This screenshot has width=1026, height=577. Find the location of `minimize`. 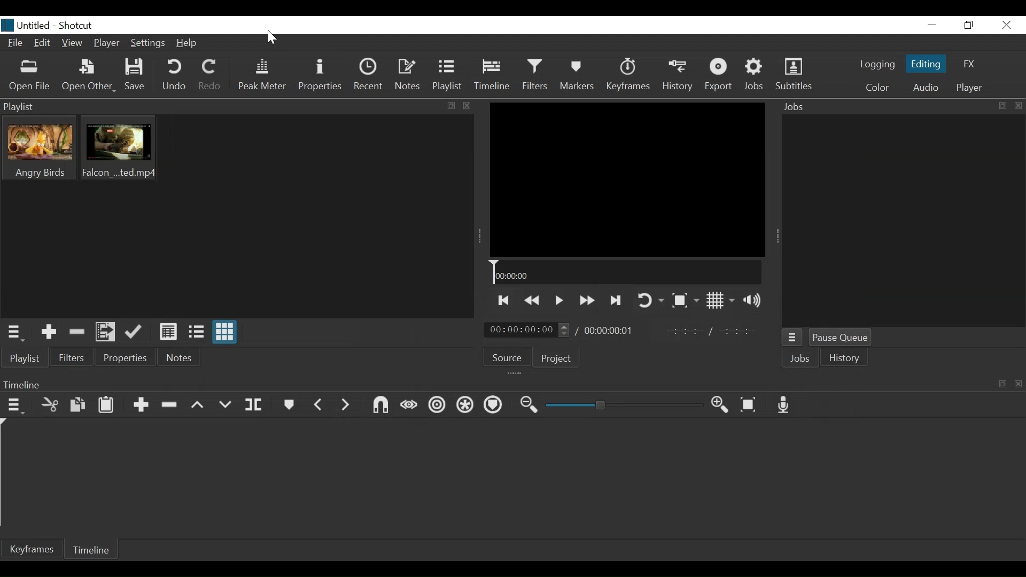

minimize is located at coordinates (932, 25).